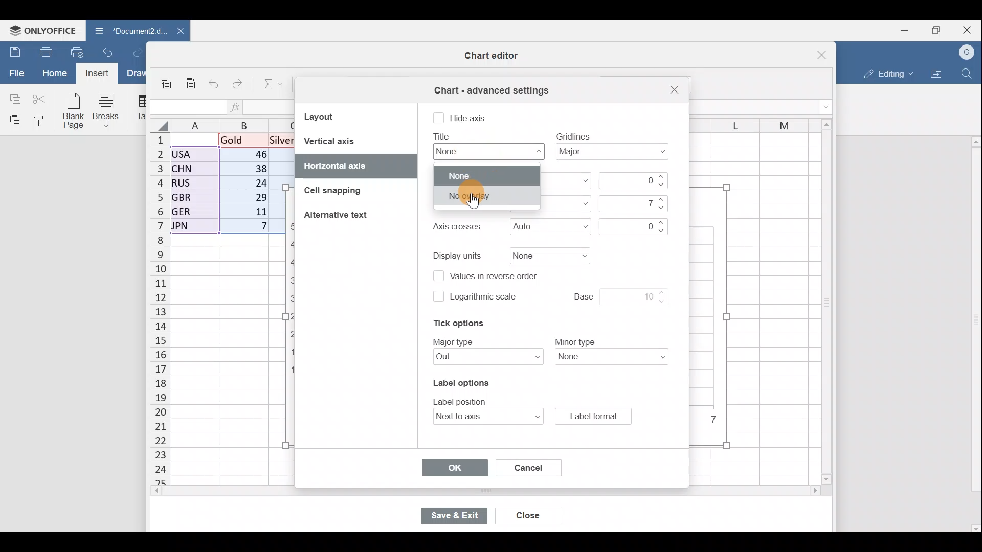 The height and width of the screenshot is (552, 982). I want to click on Summation, so click(270, 85).